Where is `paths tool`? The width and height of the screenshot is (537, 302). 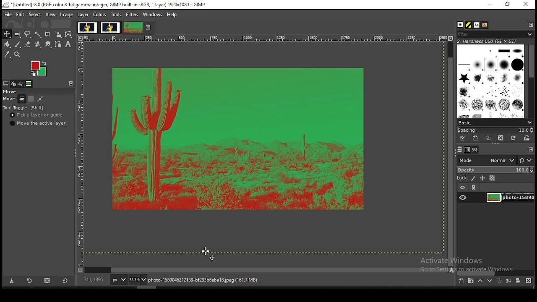 paths tool is located at coordinates (58, 44).